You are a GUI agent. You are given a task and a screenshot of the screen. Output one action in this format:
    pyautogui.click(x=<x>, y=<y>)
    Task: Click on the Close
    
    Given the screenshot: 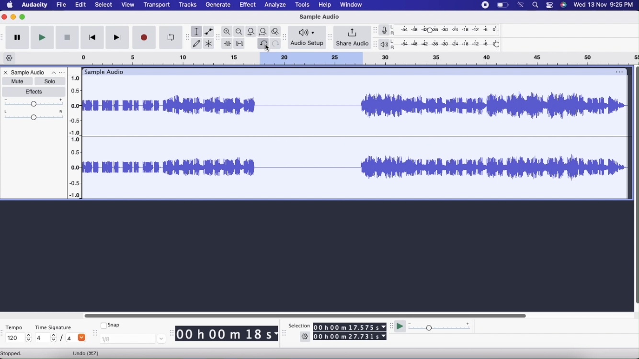 What is the action you would take?
    pyautogui.click(x=5, y=73)
    